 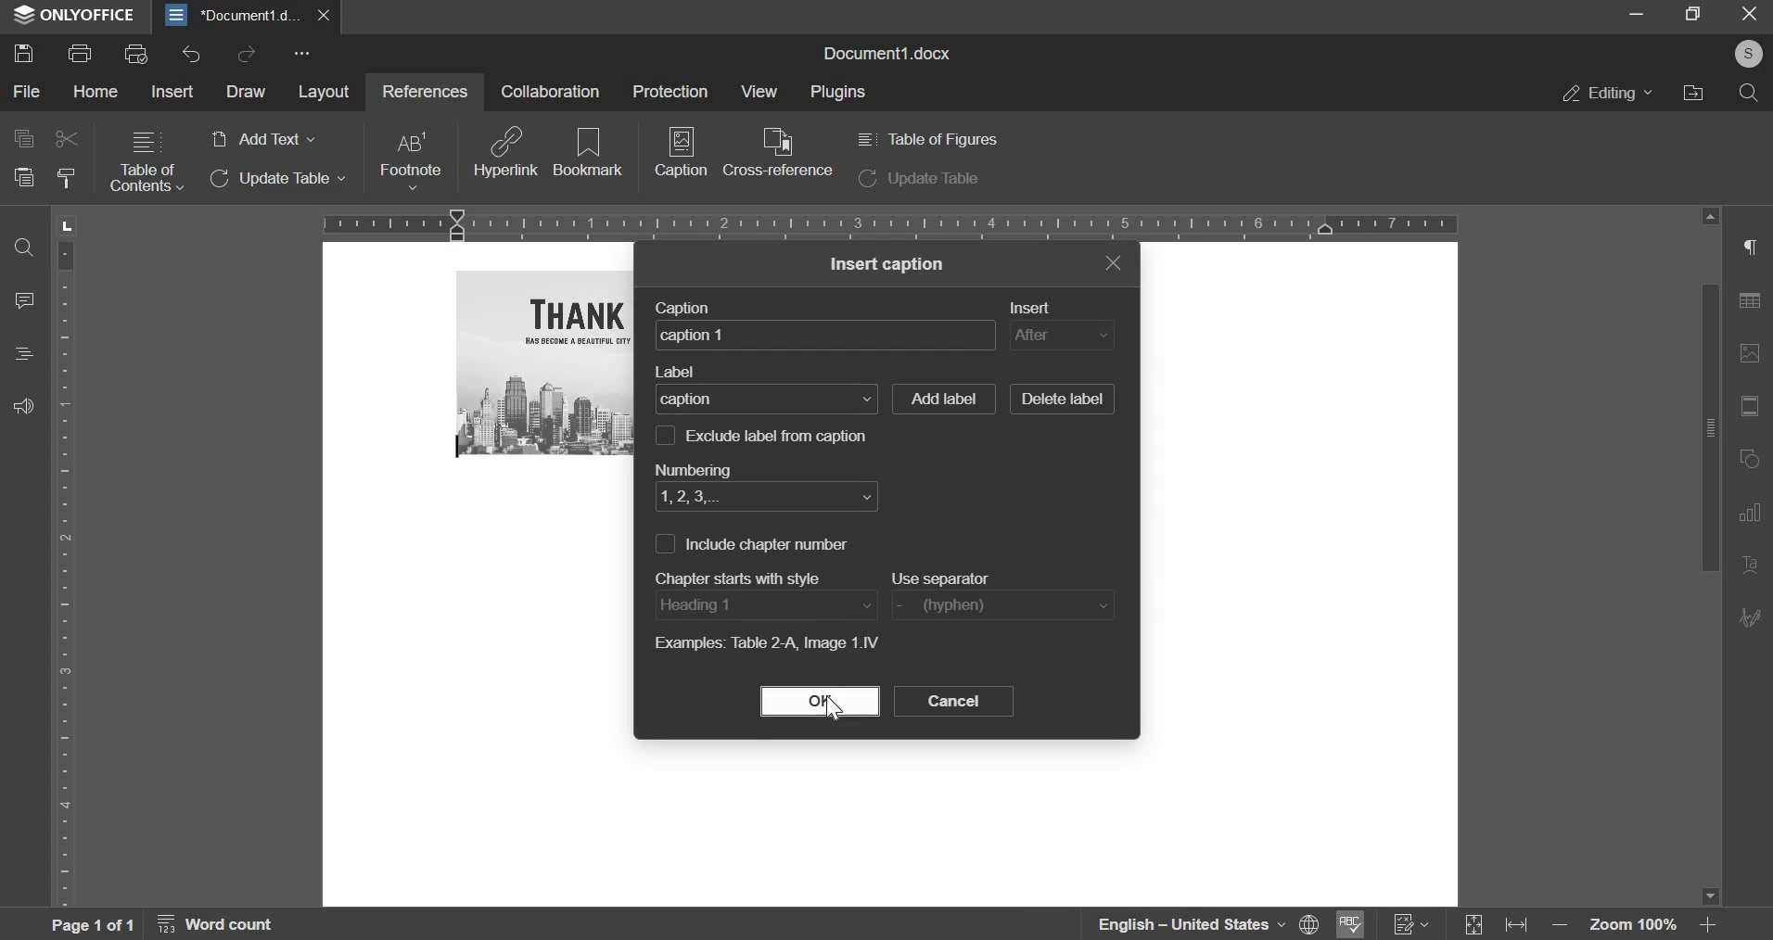 What do you see at coordinates (23, 249) in the screenshot?
I see `find` at bounding box center [23, 249].